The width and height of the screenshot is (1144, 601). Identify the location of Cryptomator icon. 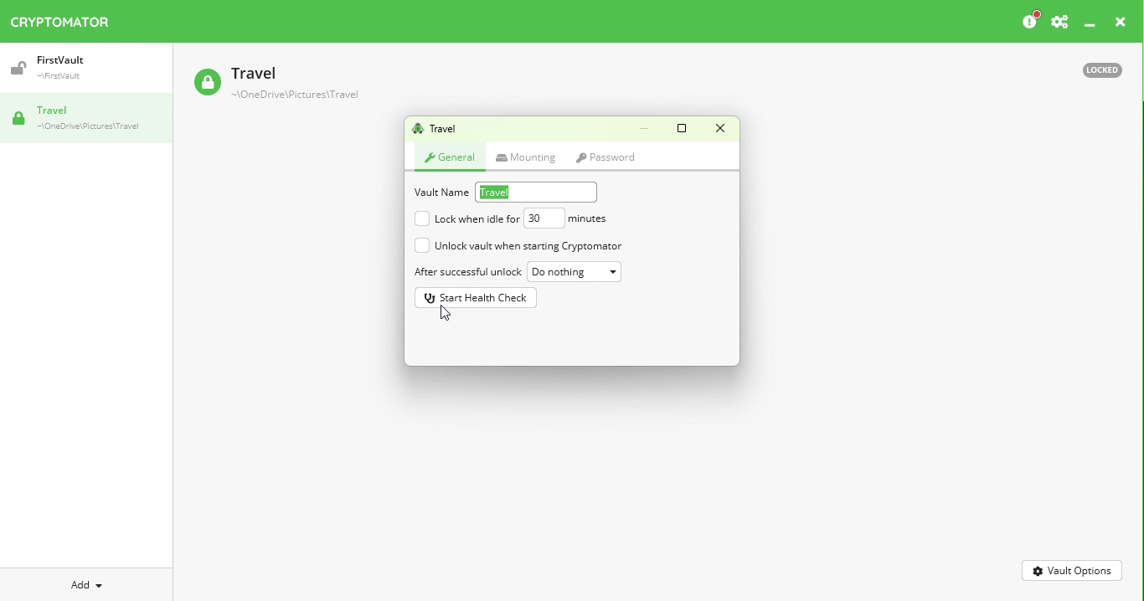
(69, 18).